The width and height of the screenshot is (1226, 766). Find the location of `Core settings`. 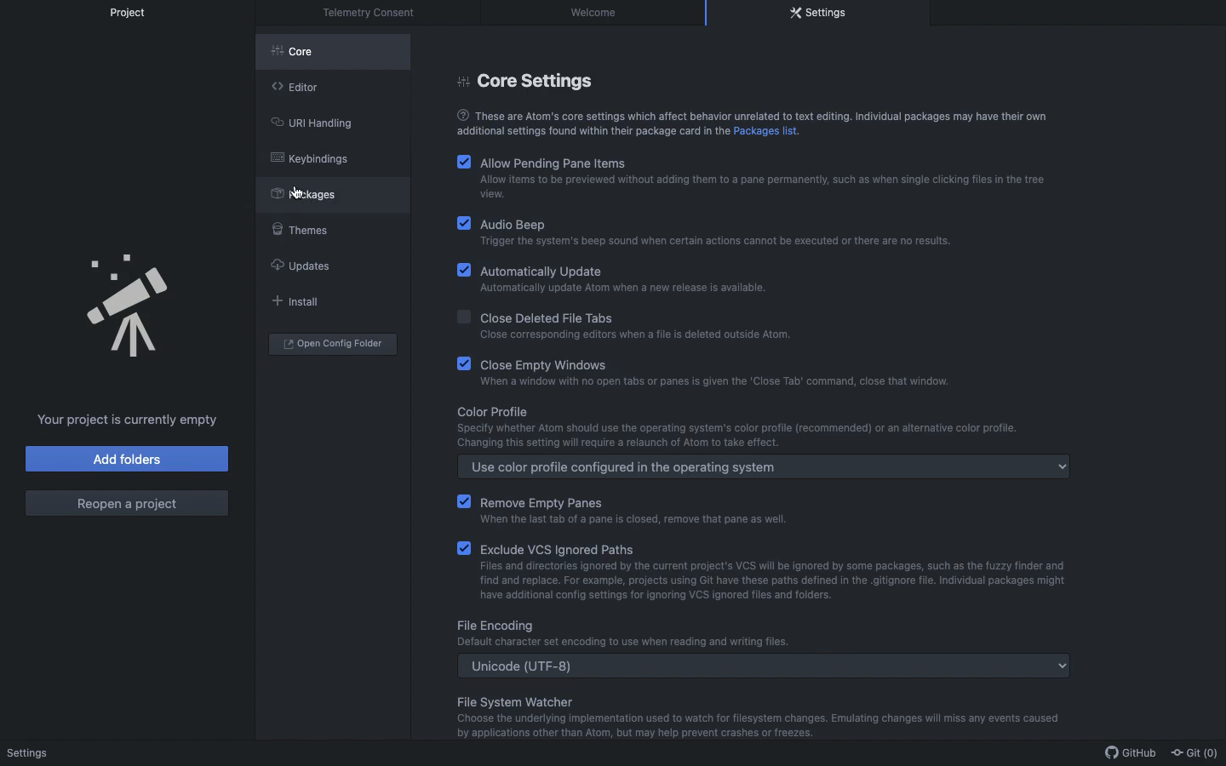

Core settings is located at coordinates (530, 79).